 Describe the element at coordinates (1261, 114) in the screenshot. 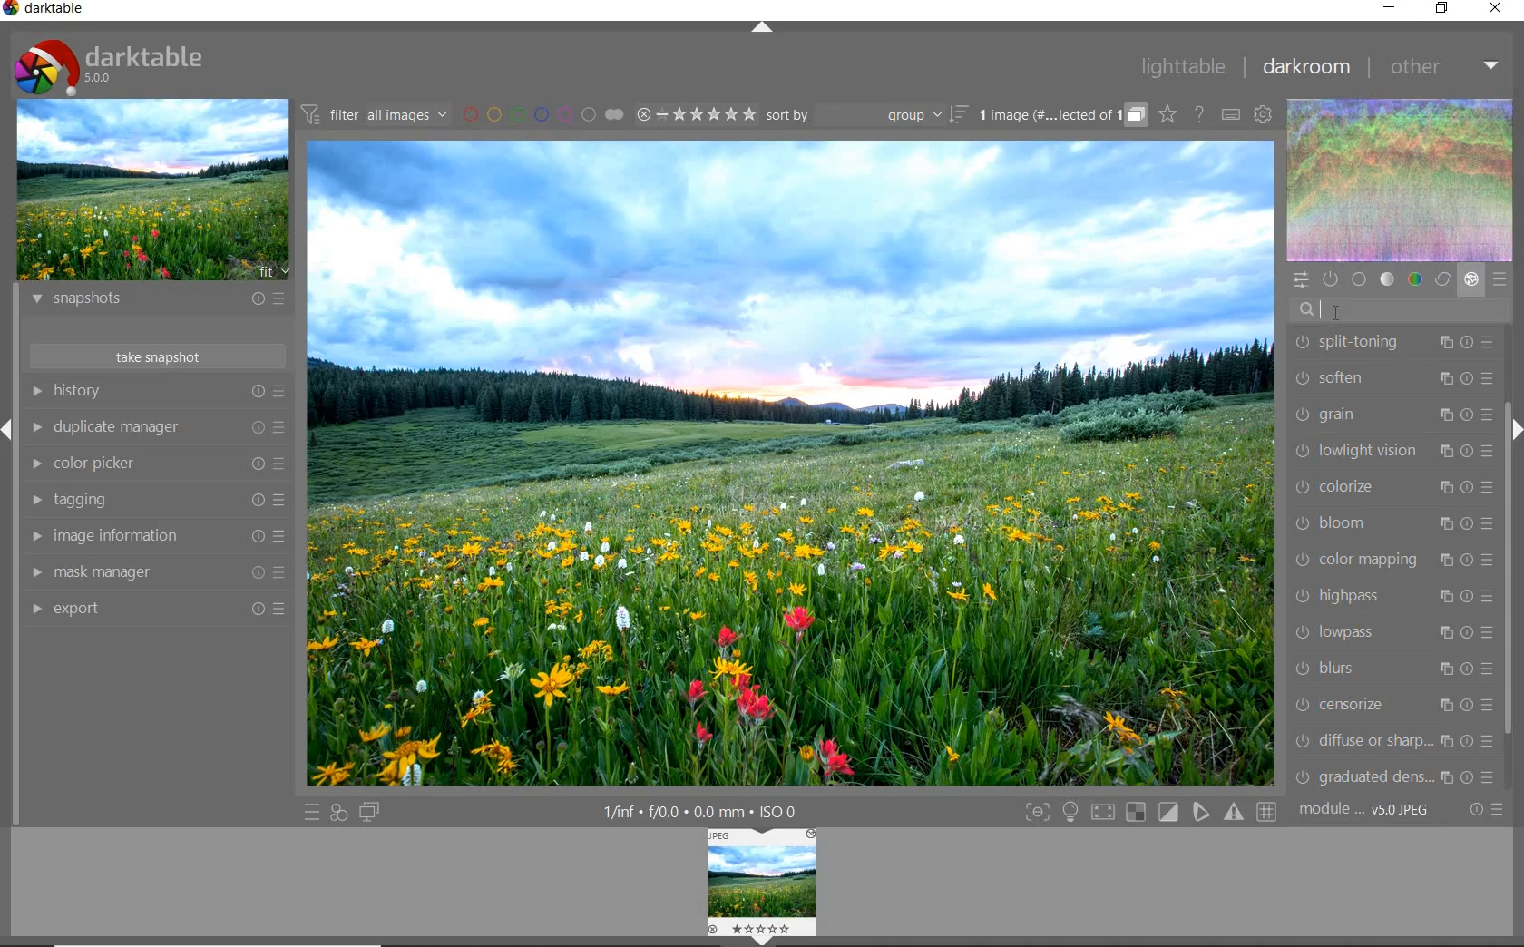

I see `show global preferences` at that location.